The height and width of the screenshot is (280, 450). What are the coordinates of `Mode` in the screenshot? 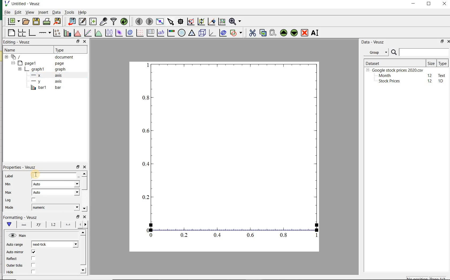 It's located at (8, 208).